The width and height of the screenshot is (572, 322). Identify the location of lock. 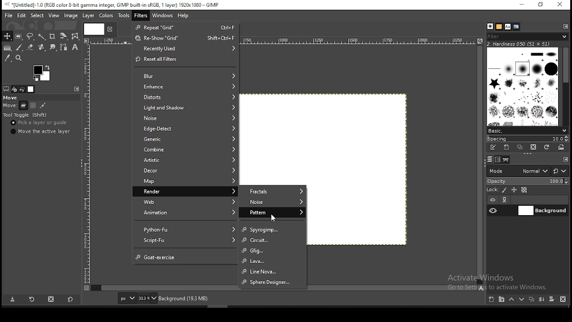
(492, 190).